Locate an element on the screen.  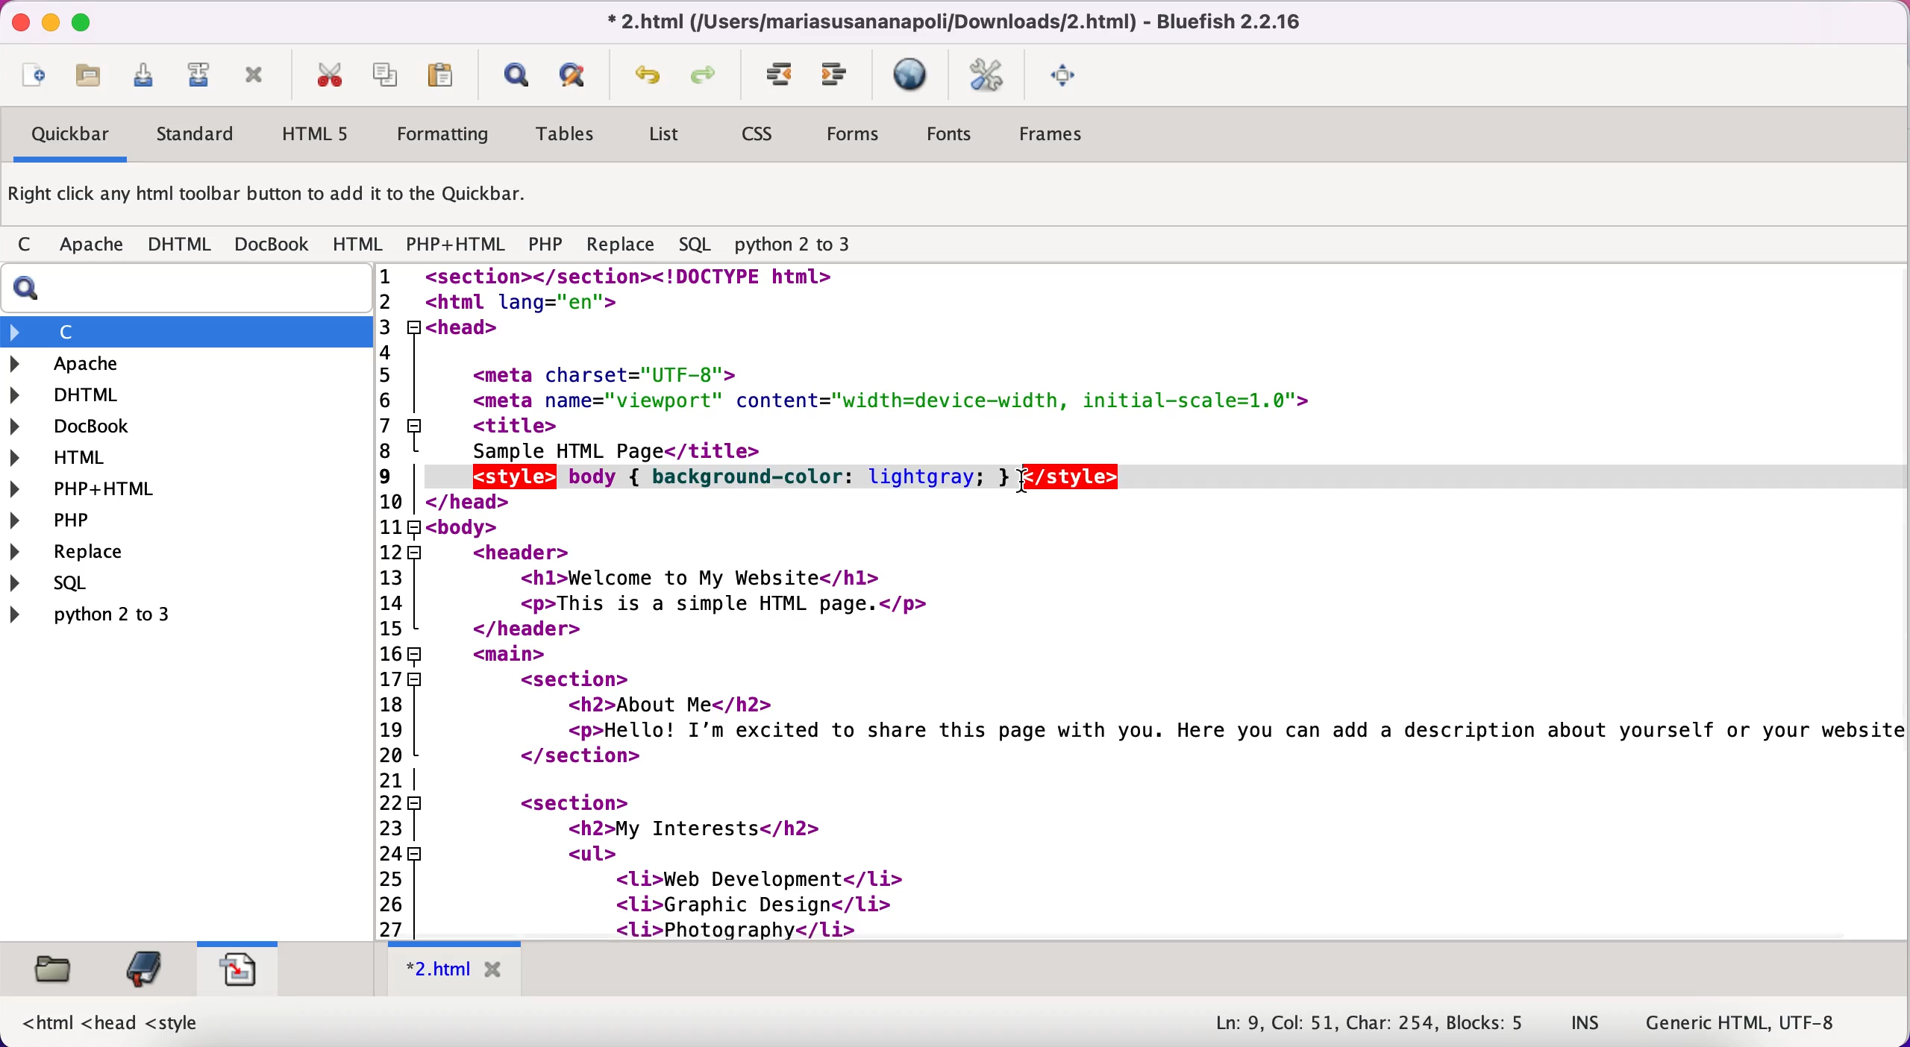
replace is located at coordinates (621, 248).